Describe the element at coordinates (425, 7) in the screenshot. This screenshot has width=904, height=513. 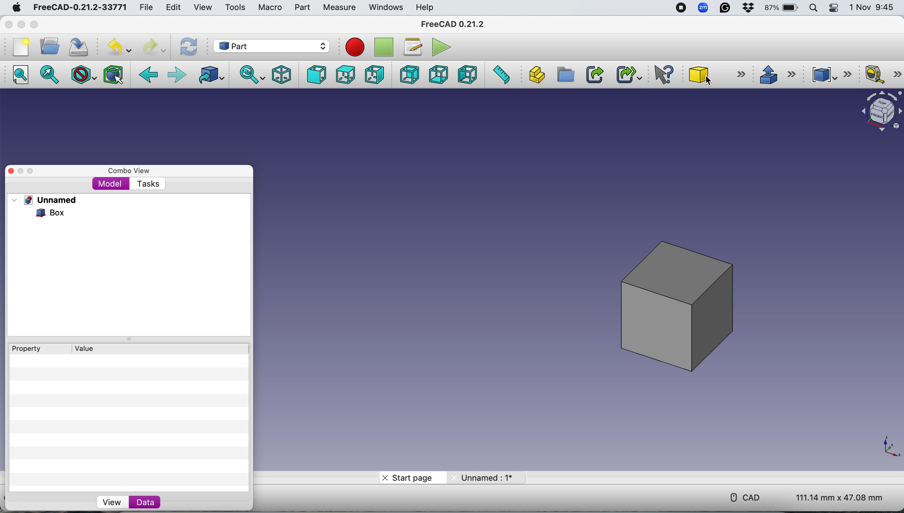
I see `Help` at that location.